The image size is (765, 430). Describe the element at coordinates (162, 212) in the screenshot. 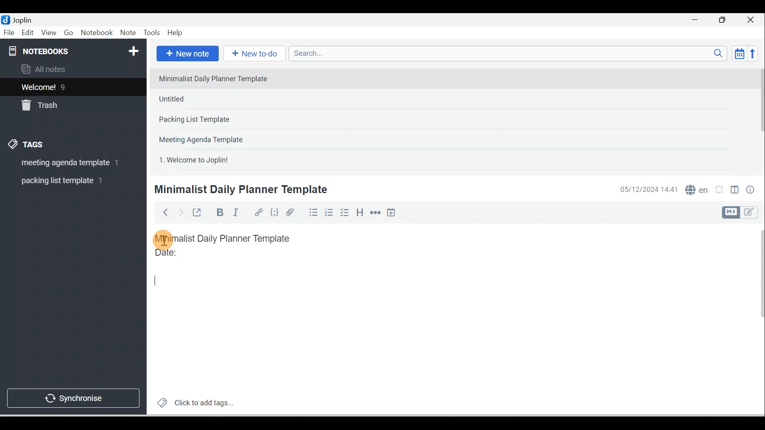

I see `Back` at that location.